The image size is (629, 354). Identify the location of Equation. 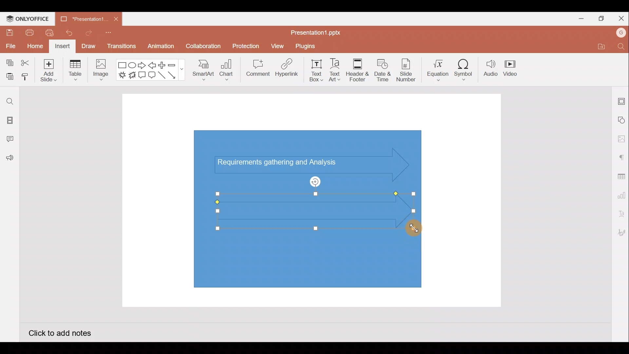
(439, 68).